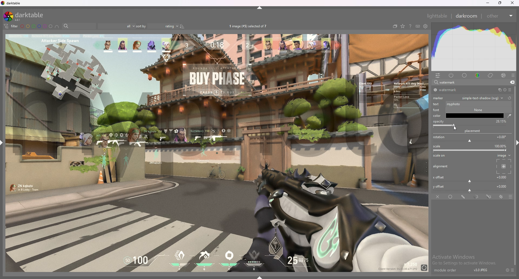 Image resolution: width=519 pixels, height=279 pixels. Describe the element at coordinates (438, 124) in the screenshot. I see `opacity` at that location.